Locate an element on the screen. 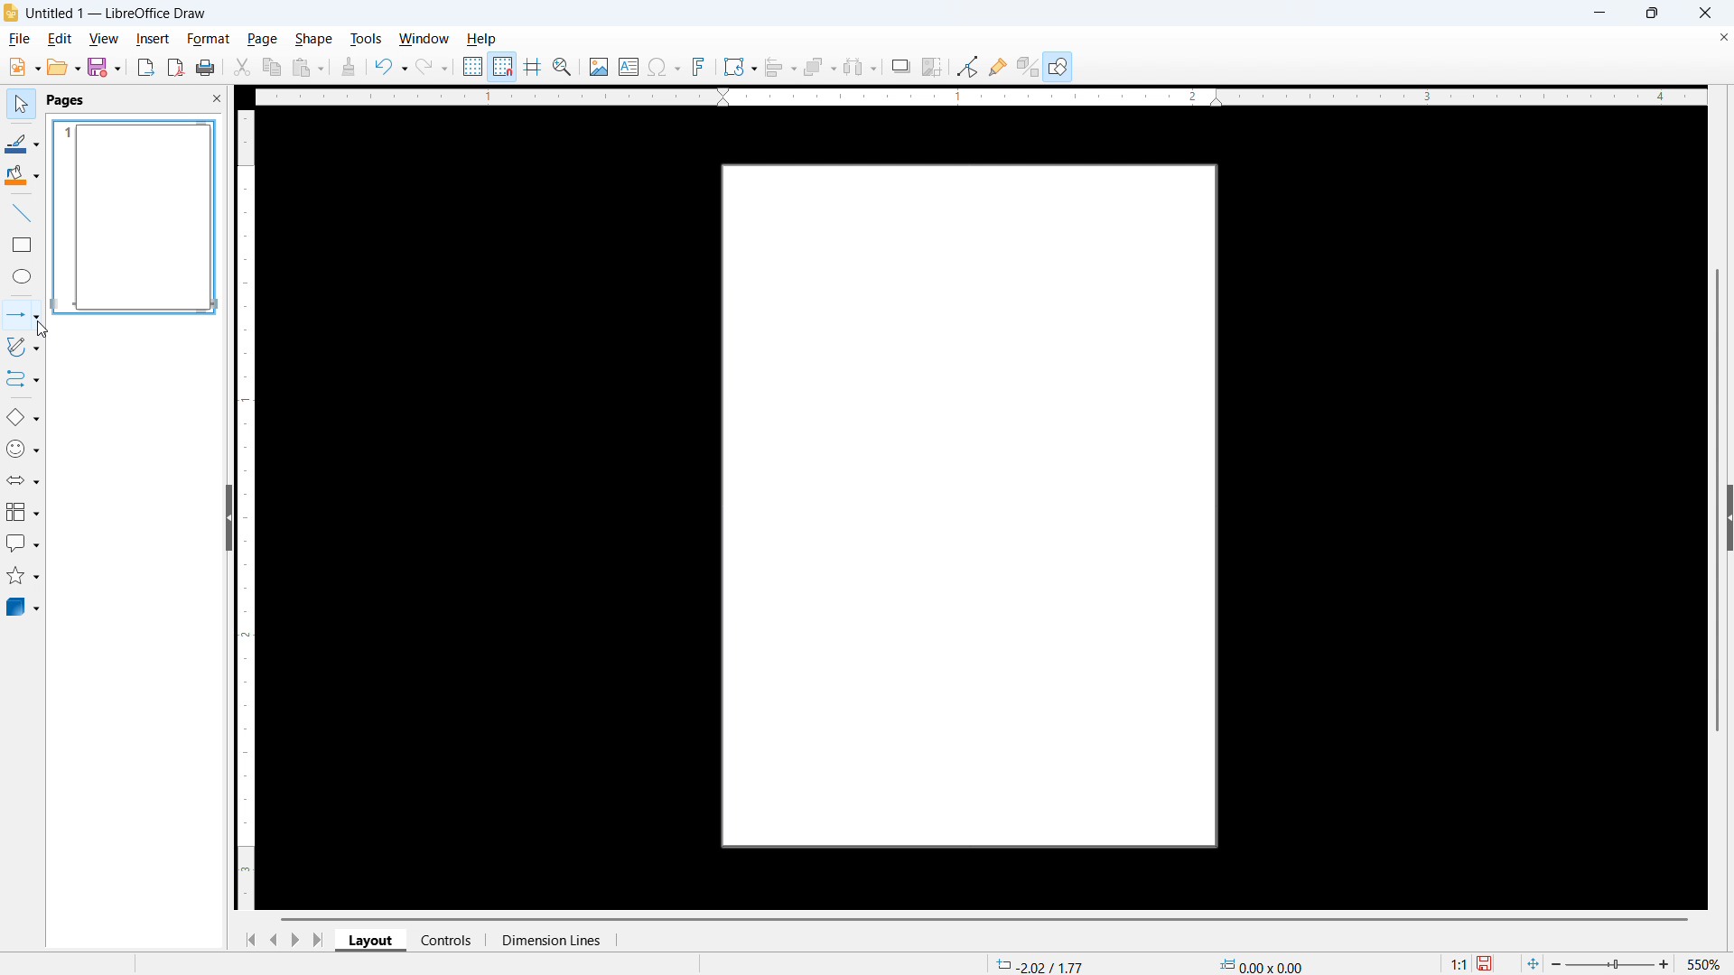  Select at least three objects to distribute is located at coordinates (861, 67).